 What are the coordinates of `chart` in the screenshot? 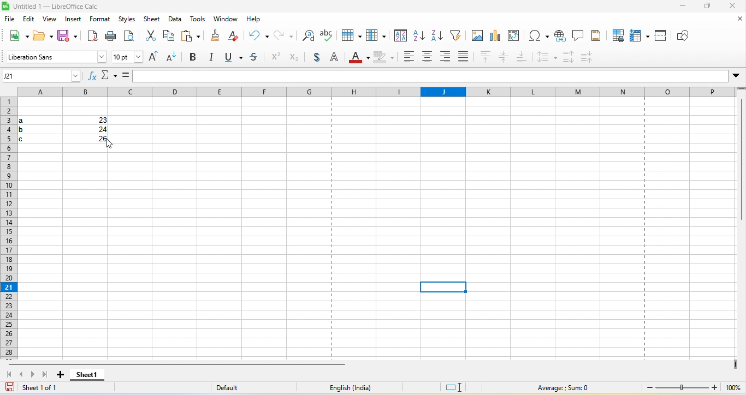 It's located at (495, 35).